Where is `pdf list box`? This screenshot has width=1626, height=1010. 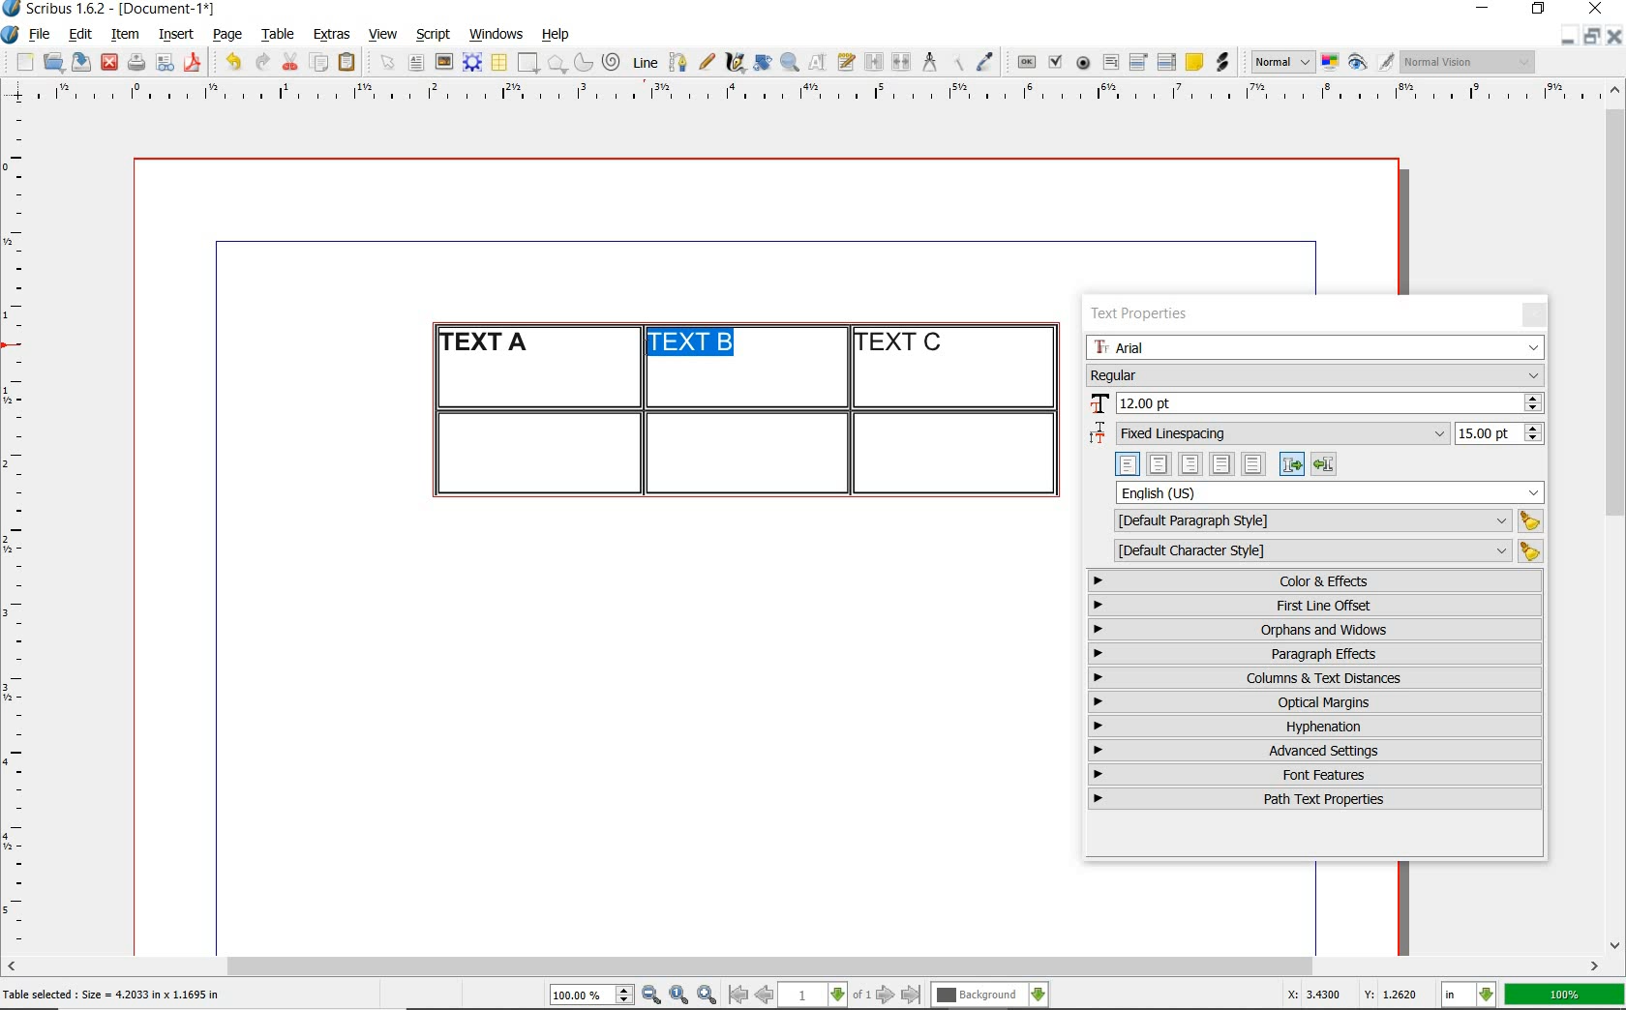
pdf list box is located at coordinates (1167, 62).